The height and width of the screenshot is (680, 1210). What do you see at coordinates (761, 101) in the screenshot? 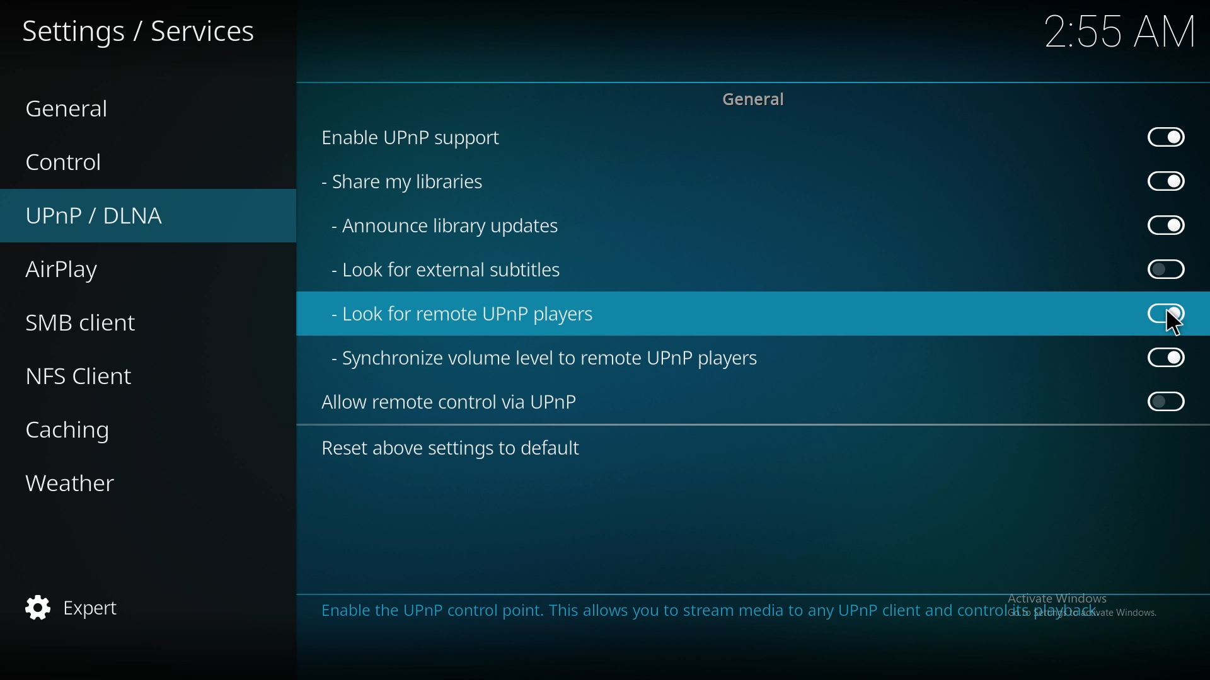
I see `general` at bounding box center [761, 101].